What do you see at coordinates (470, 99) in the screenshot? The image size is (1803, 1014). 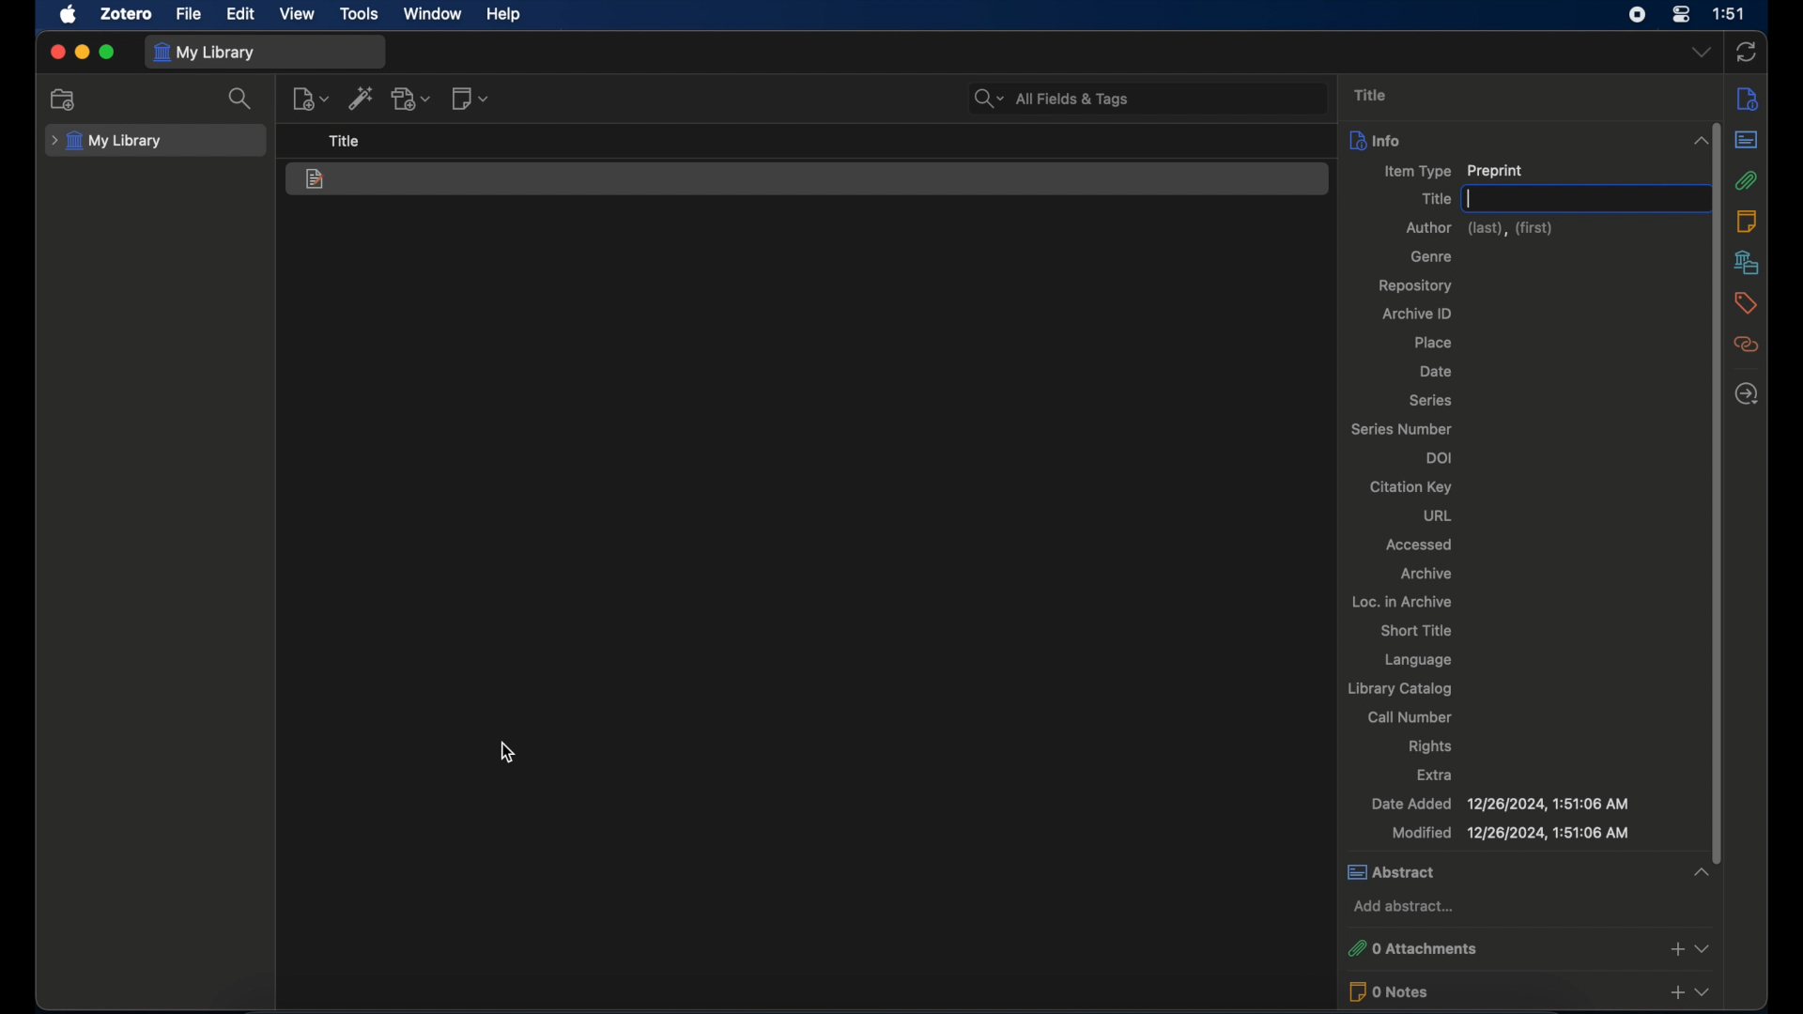 I see `new note` at bounding box center [470, 99].